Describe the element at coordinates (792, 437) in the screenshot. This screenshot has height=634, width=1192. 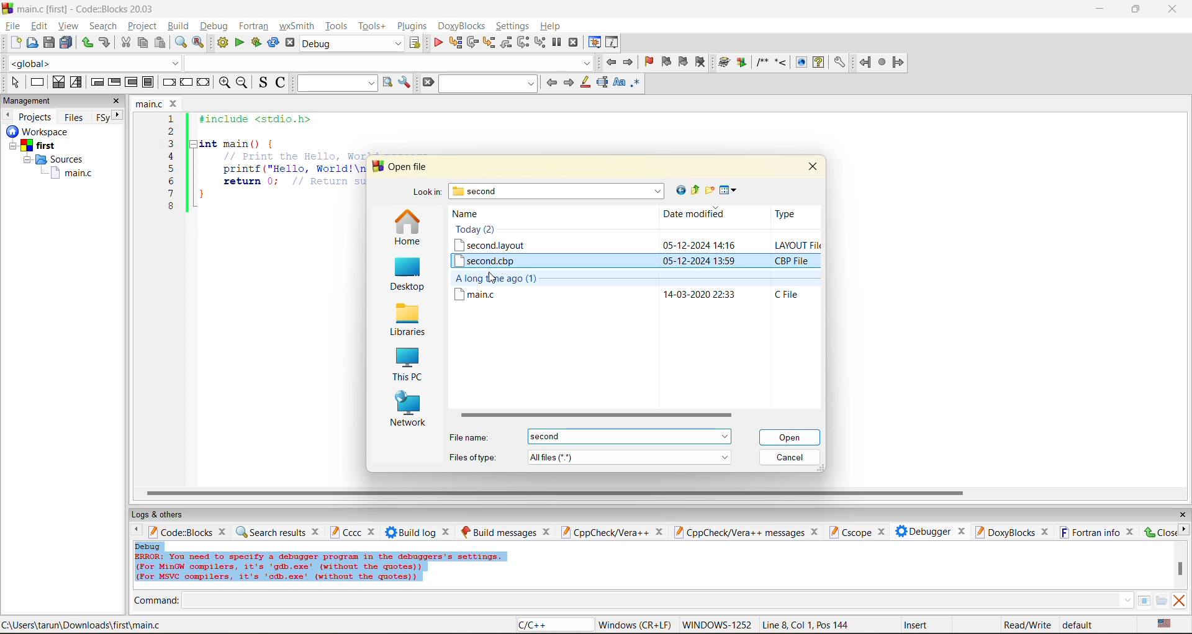
I see `open` at that location.